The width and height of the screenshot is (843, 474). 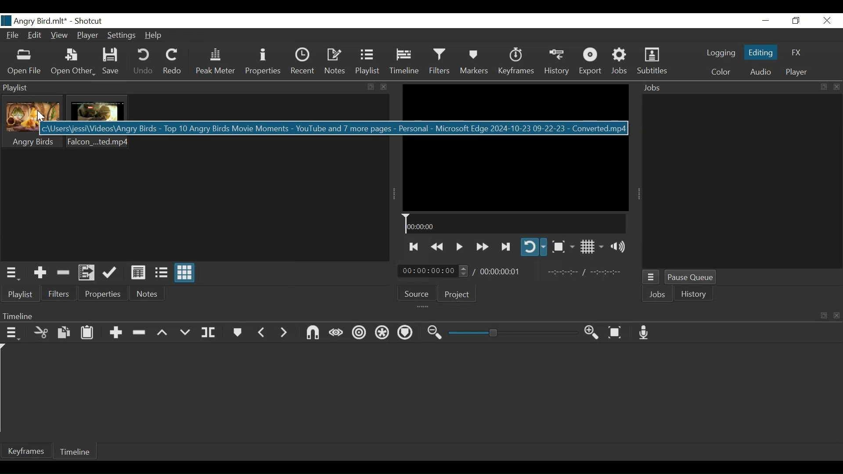 What do you see at coordinates (60, 294) in the screenshot?
I see `Filters` at bounding box center [60, 294].